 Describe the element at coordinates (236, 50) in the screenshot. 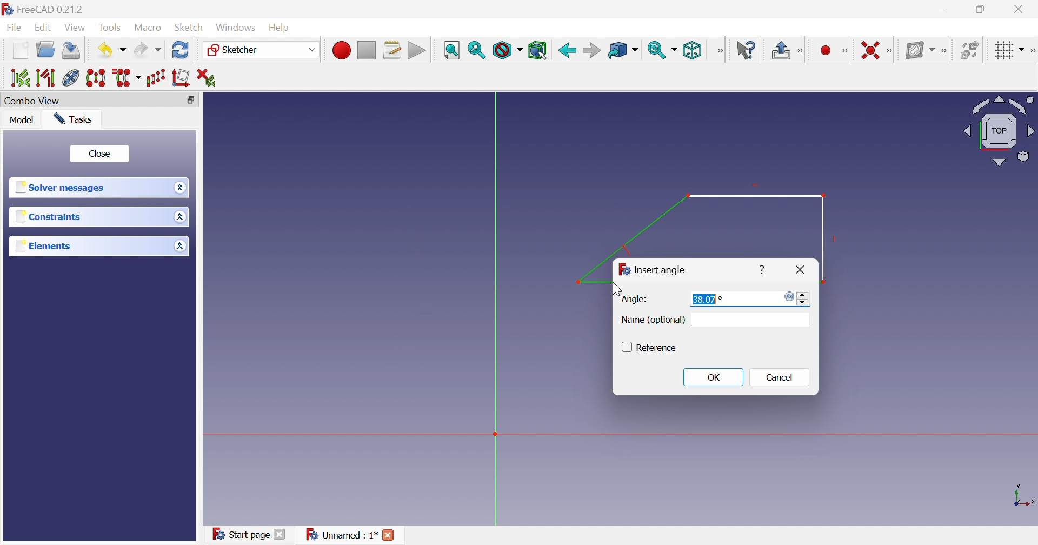

I see `Sketcher` at that location.